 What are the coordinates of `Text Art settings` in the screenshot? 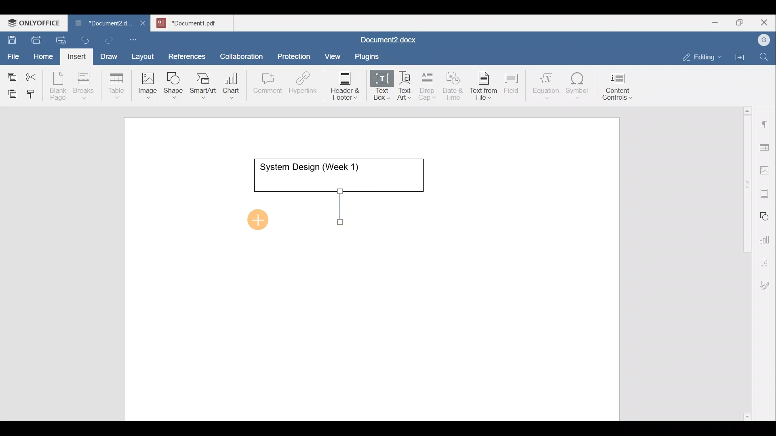 It's located at (765, 259).